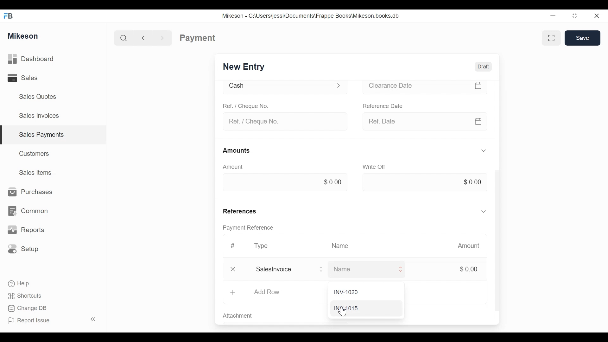 The image size is (608, 342). What do you see at coordinates (36, 153) in the screenshot?
I see `Customers` at bounding box center [36, 153].